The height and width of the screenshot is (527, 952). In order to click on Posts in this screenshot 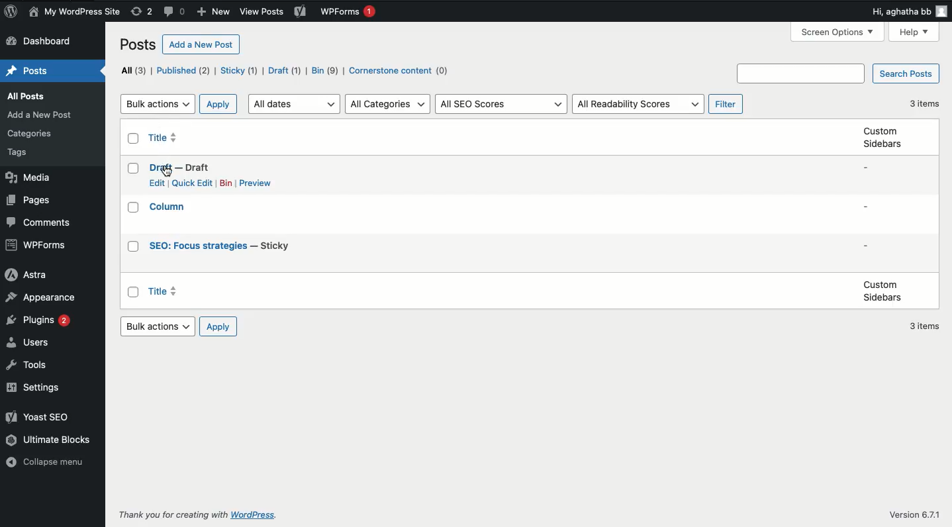, I will do `click(32, 132)`.